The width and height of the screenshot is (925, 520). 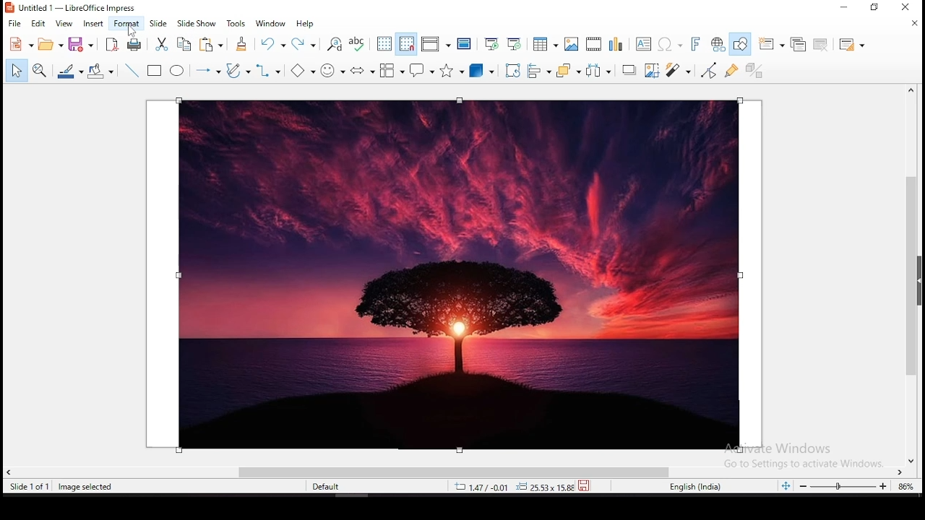 I want to click on insert line, so click(x=131, y=70).